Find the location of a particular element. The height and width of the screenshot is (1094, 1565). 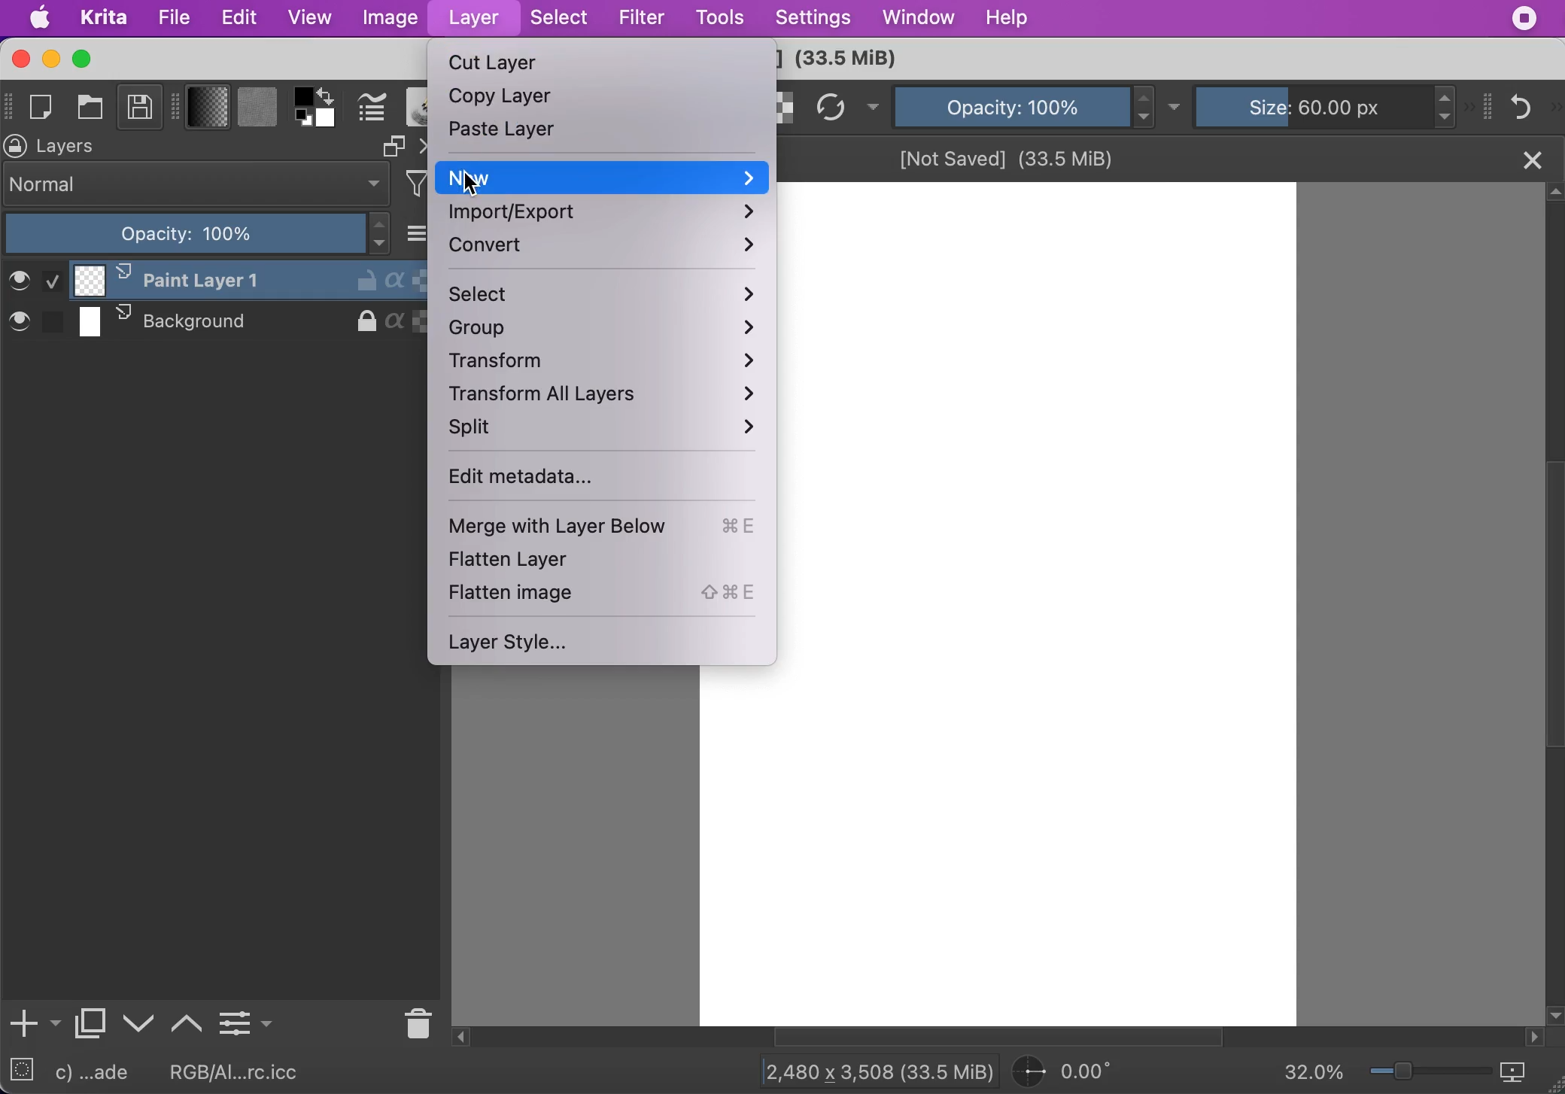

close is located at coordinates (19, 59).